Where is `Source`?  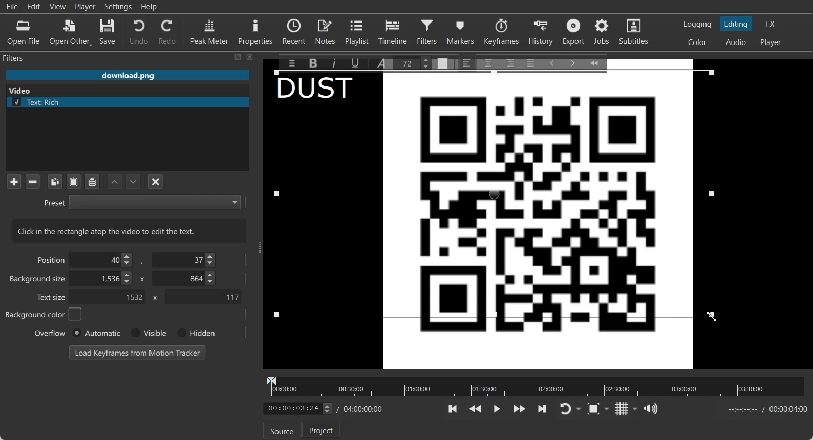
Source is located at coordinates (282, 431).